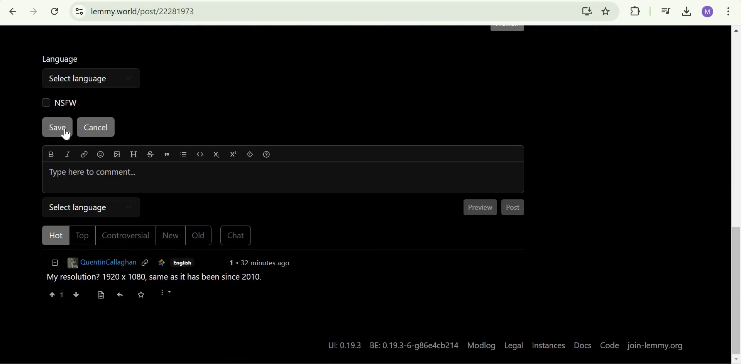  I want to click on strikethrough, so click(150, 155).